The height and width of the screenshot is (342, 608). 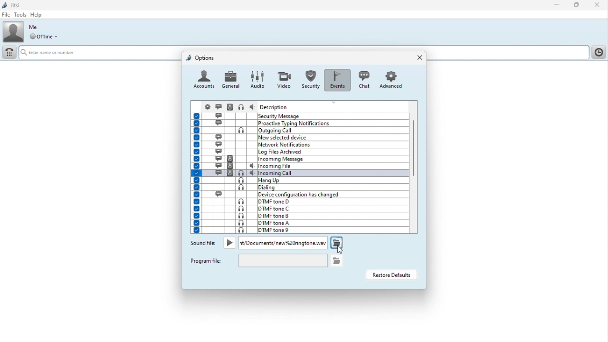 What do you see at coordinates (256, 79) in the screenshot?
I see `Audio` at bounding box center [256, 79].